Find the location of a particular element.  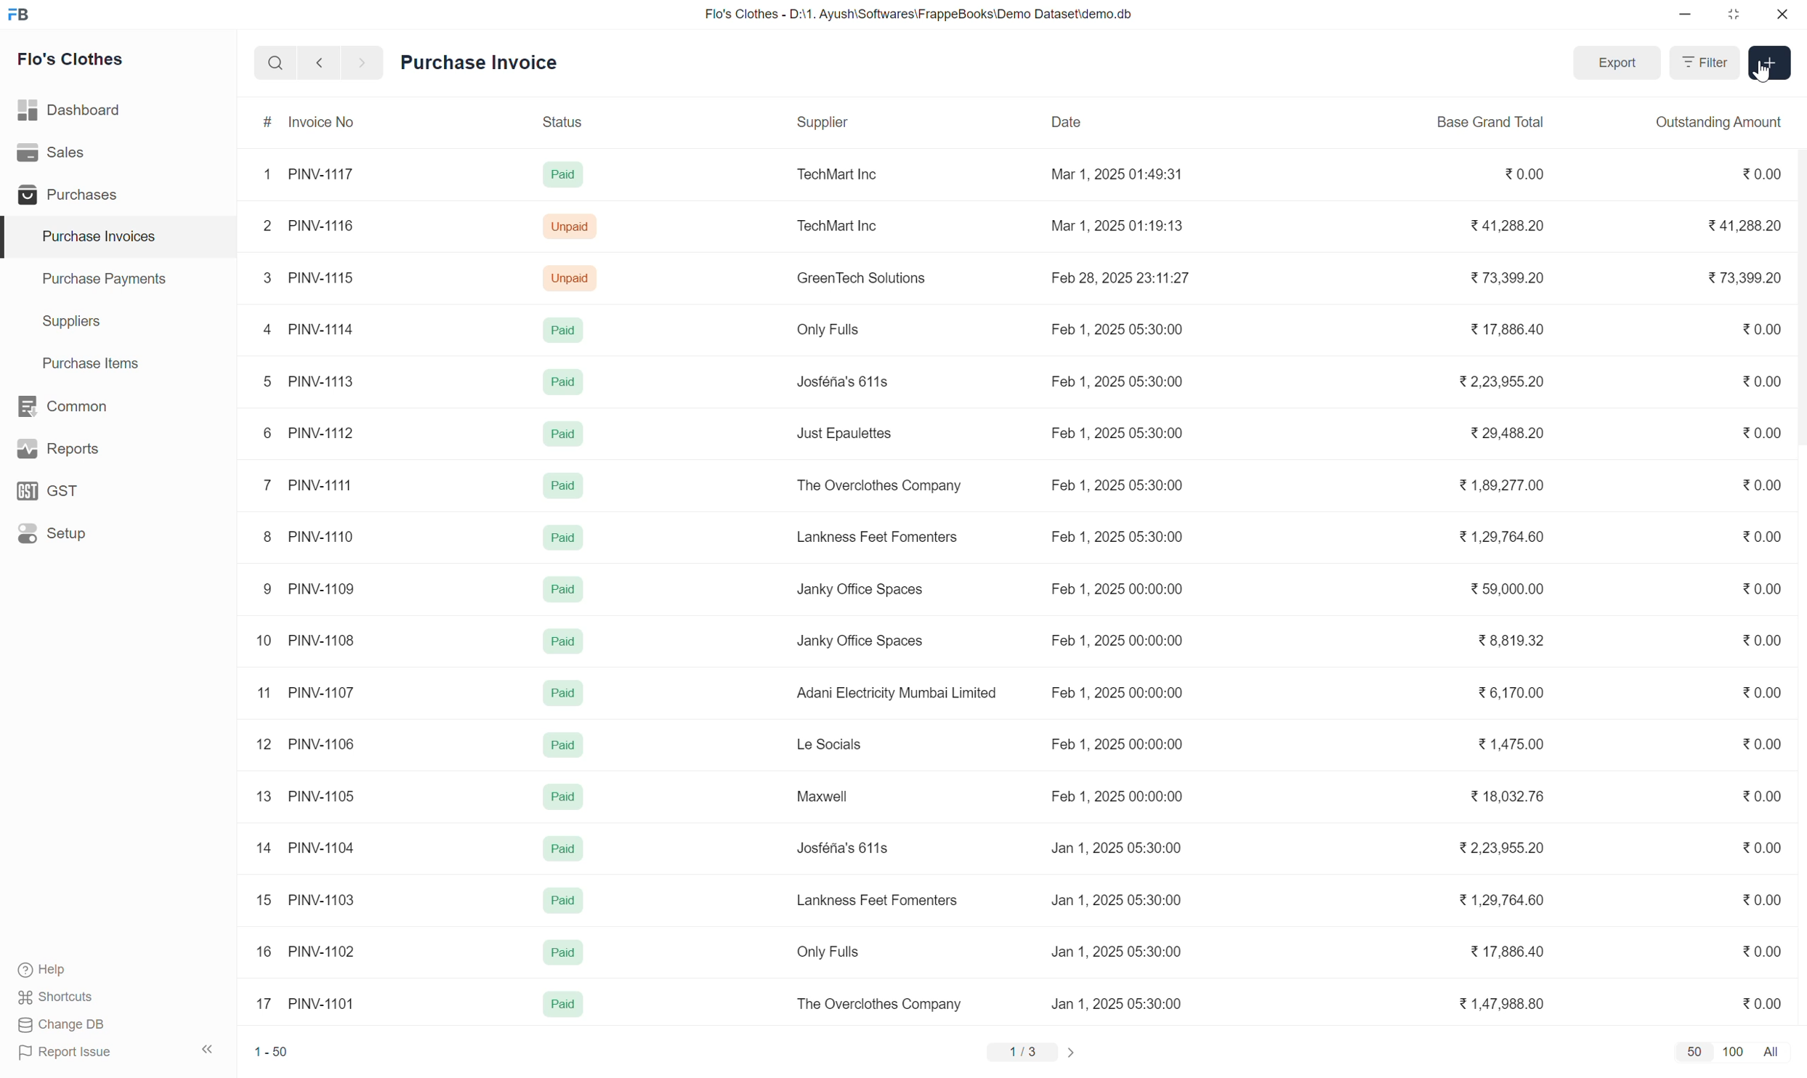

Feb 1, 2025 00:00:00 is located at coordinates (1116, 588).